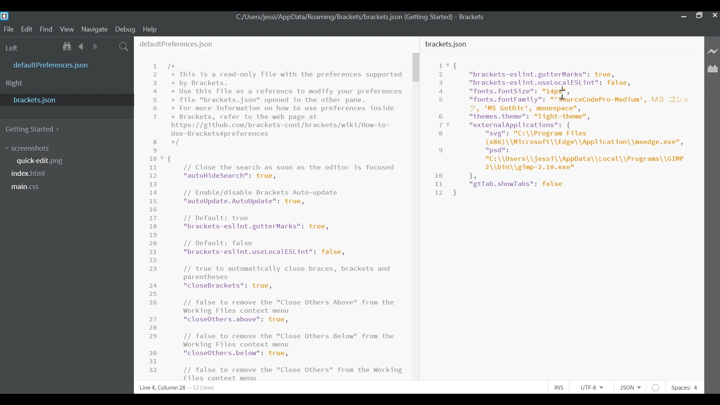 The width and height of the screenshot is (720, 405). Describe the element at coordinates (46, 28) in the screenshot. I see `Find` at that location.